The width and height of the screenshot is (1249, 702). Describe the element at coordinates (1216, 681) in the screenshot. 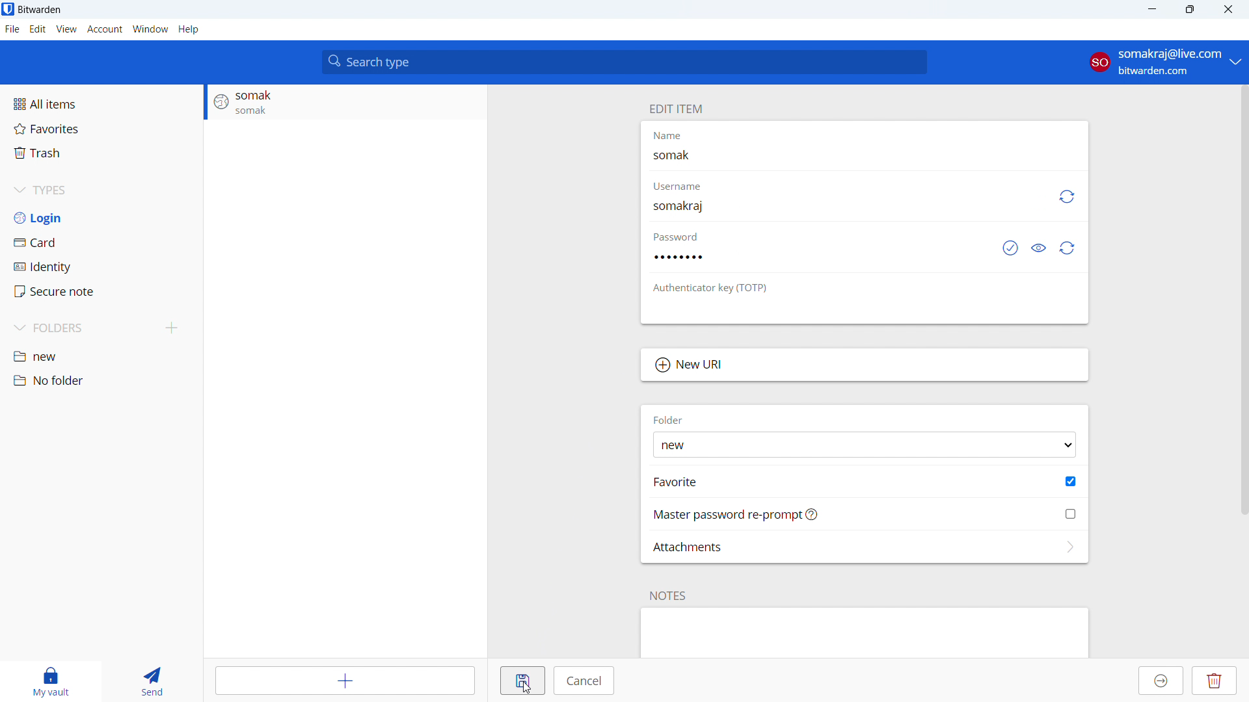

I see `delete entry` at that location.